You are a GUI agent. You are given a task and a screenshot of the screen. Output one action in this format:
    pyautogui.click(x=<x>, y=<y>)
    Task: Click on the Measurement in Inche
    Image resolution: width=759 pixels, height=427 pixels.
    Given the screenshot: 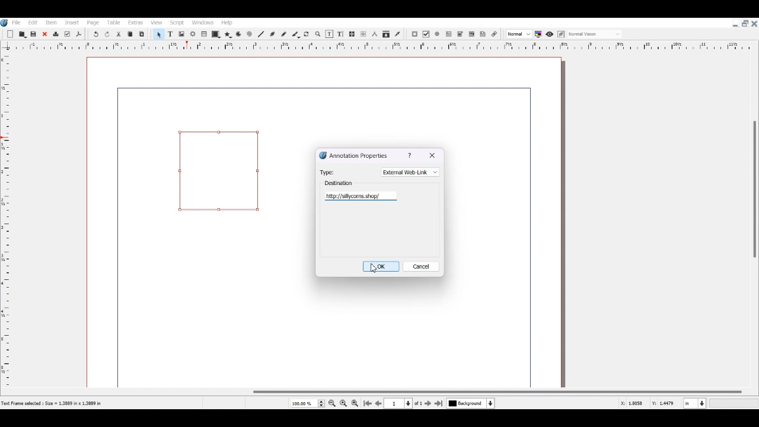 What is the action you would take?
    pyautogui.click(x=695, y=403)
    